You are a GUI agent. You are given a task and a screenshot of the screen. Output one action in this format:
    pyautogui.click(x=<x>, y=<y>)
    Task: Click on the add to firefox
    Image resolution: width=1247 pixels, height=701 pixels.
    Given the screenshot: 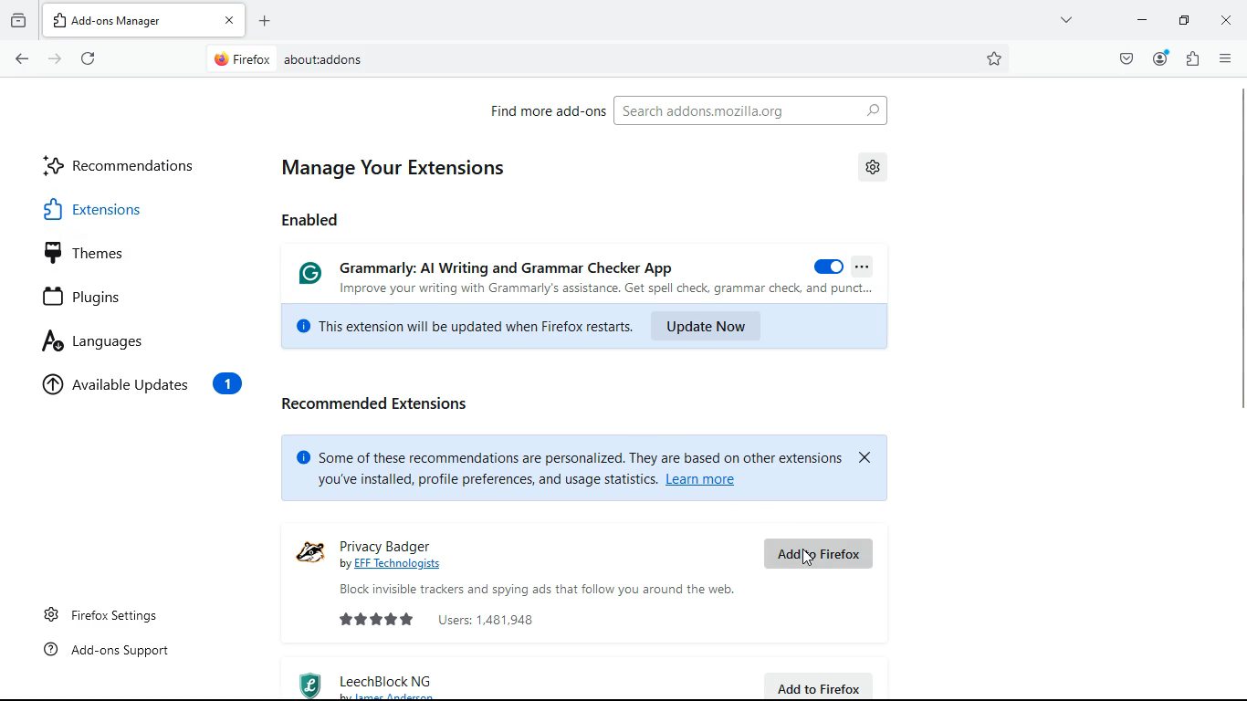 What is the action you would take?
    pyautogui.click(x=823, y=685)
    